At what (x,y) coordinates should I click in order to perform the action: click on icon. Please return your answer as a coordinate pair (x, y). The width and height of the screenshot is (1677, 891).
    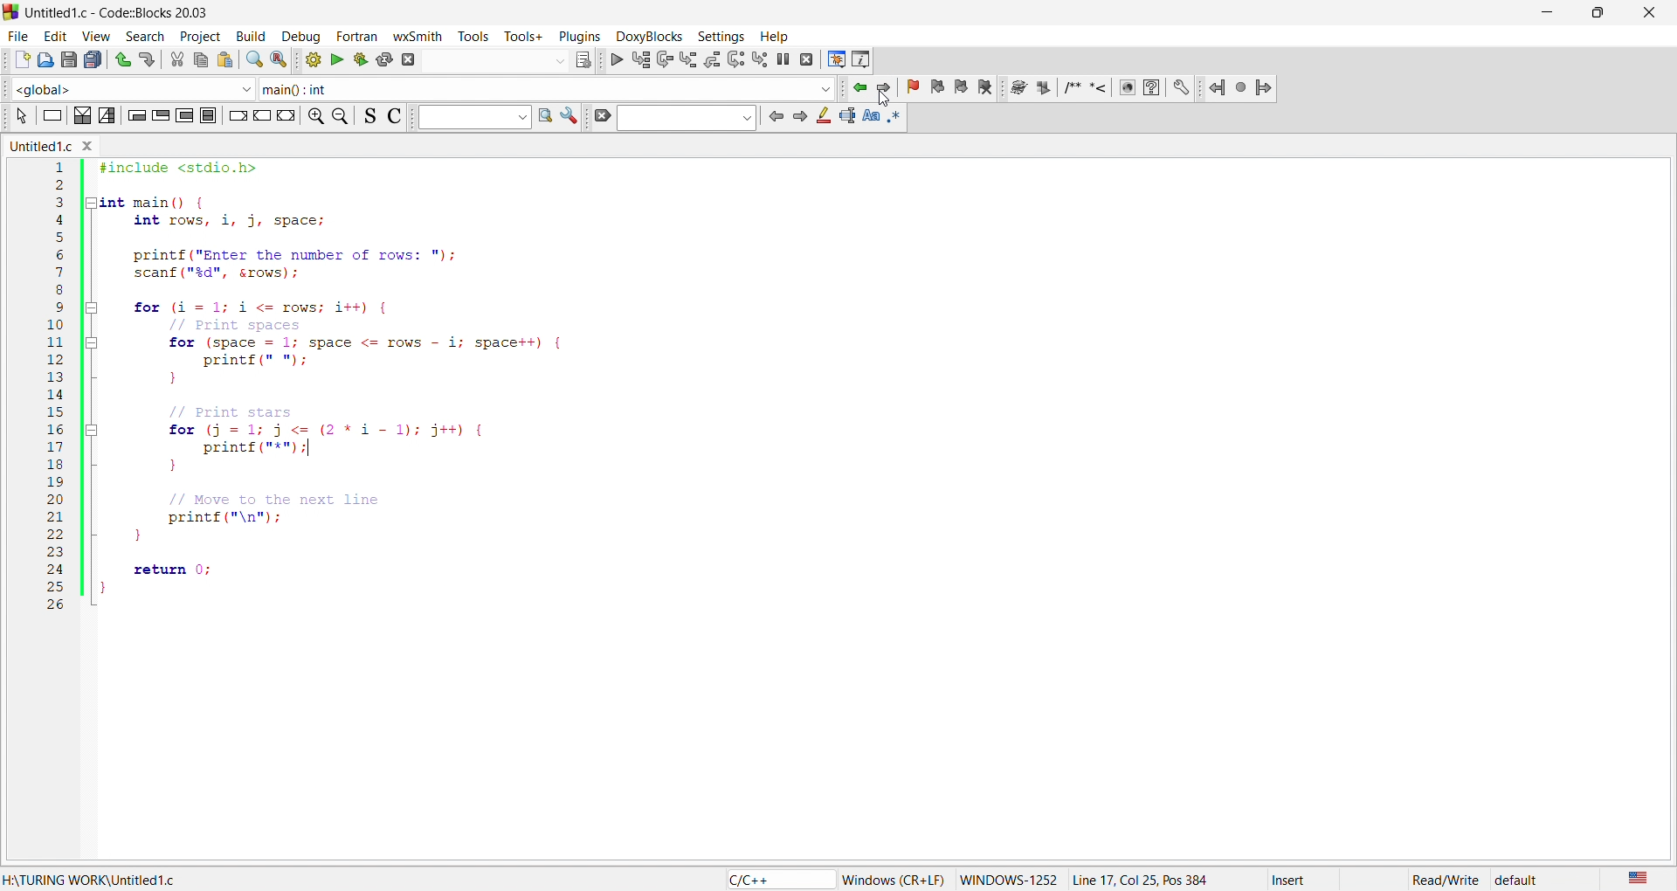
    Looking at the image, I should click on (134, 117).